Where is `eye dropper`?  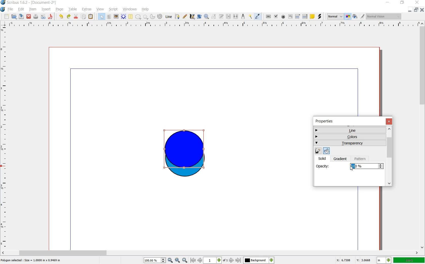 eye dropper is located at coordinates (257, 16).